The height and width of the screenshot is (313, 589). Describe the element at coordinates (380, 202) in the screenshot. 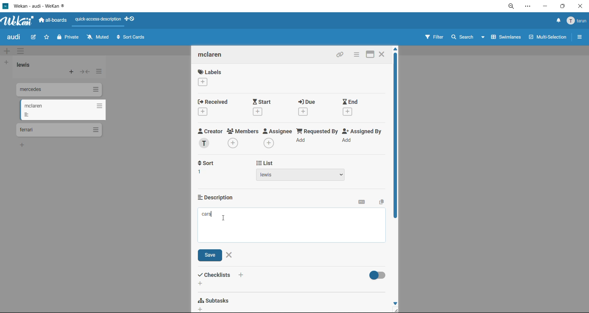

I see `copy` at that location.